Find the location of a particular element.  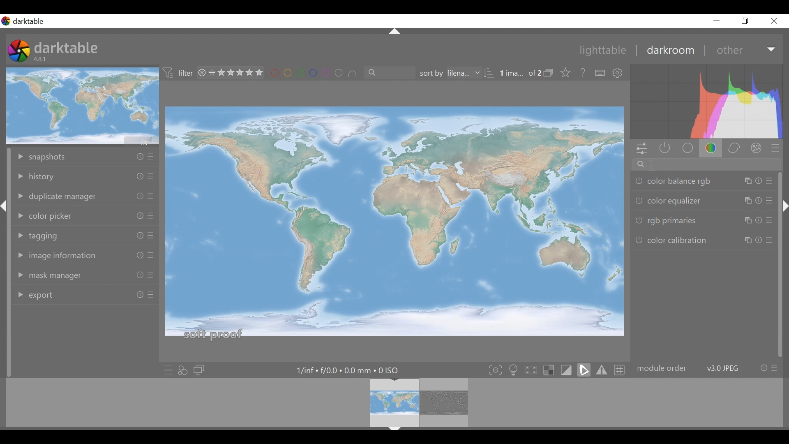

module order is located at coordinates (708, 369).